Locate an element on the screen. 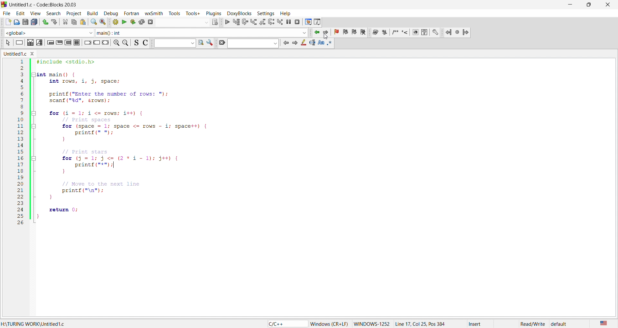  cursor is located at coordinates (327, 38).